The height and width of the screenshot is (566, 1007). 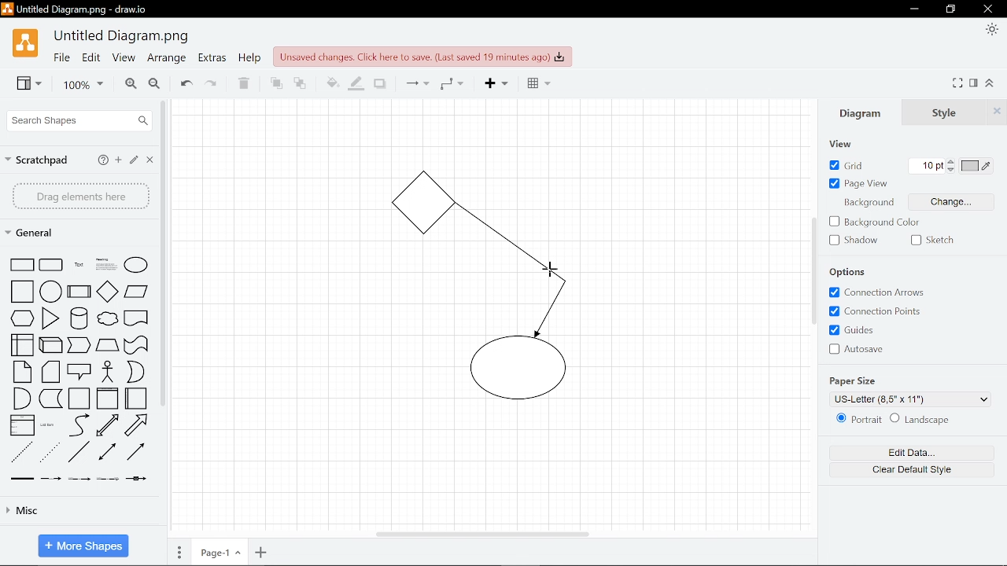 What do you see at coordinates (976, 83) in the screenshot?
I see `Format` at bounding box center [976, 83].